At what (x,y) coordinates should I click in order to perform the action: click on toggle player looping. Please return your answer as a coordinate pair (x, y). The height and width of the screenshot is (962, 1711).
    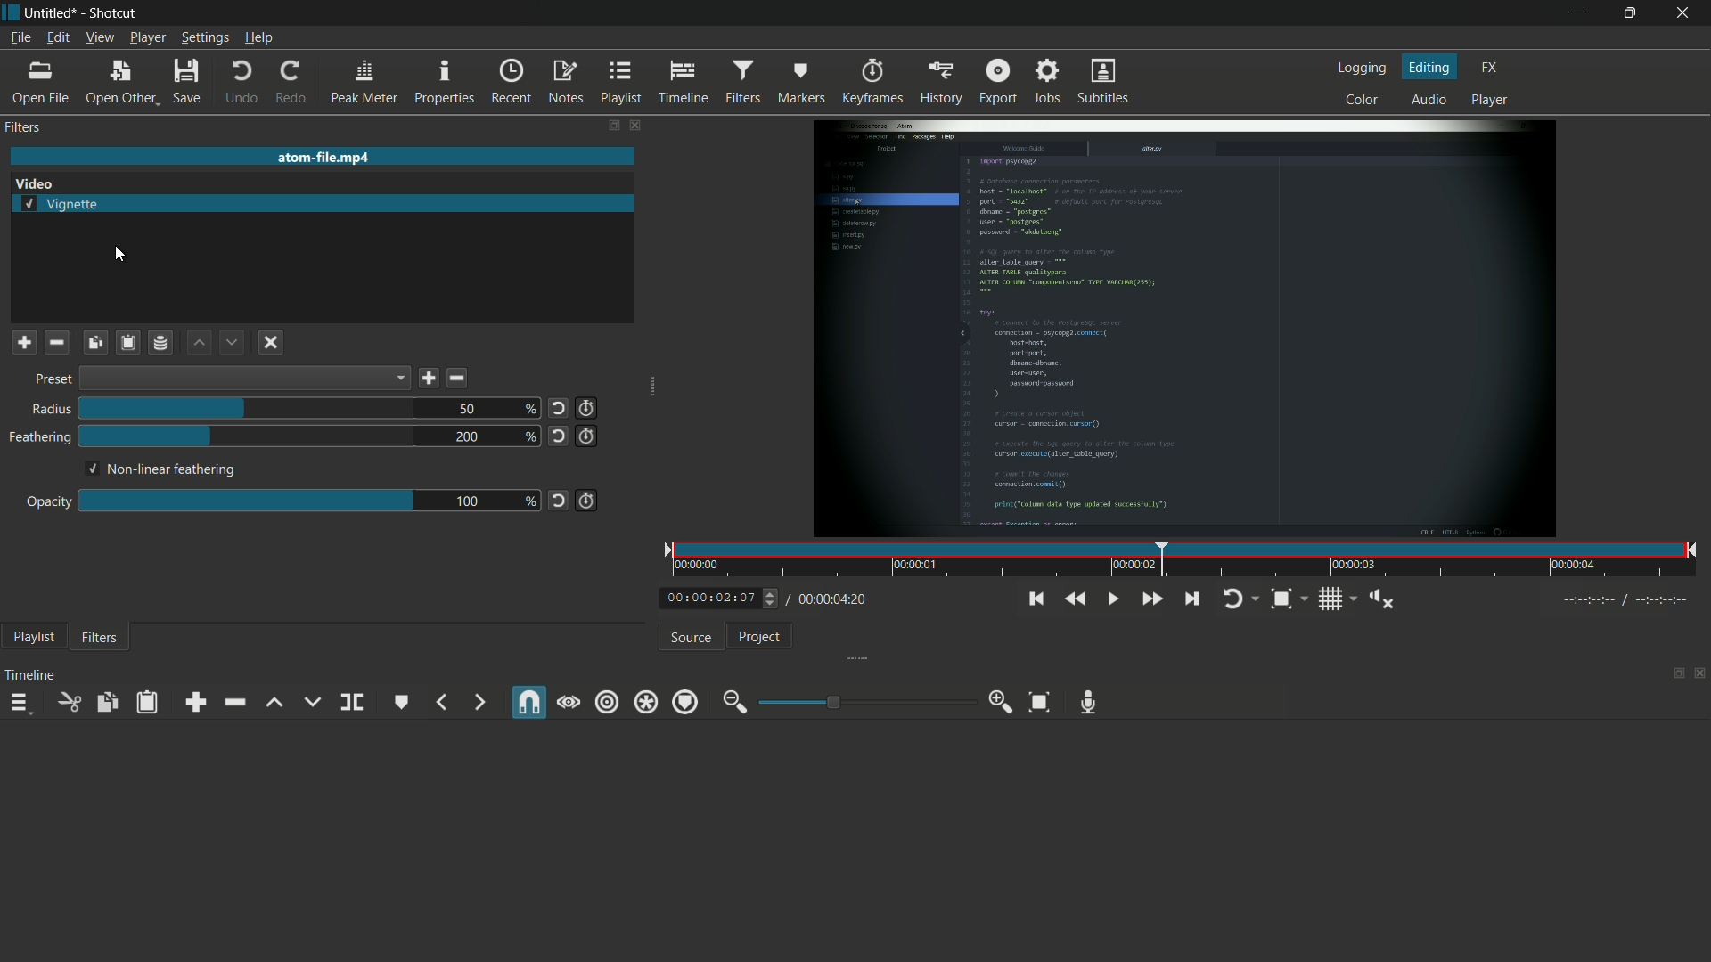
    Looking at the image, I should click on (1241, 599).